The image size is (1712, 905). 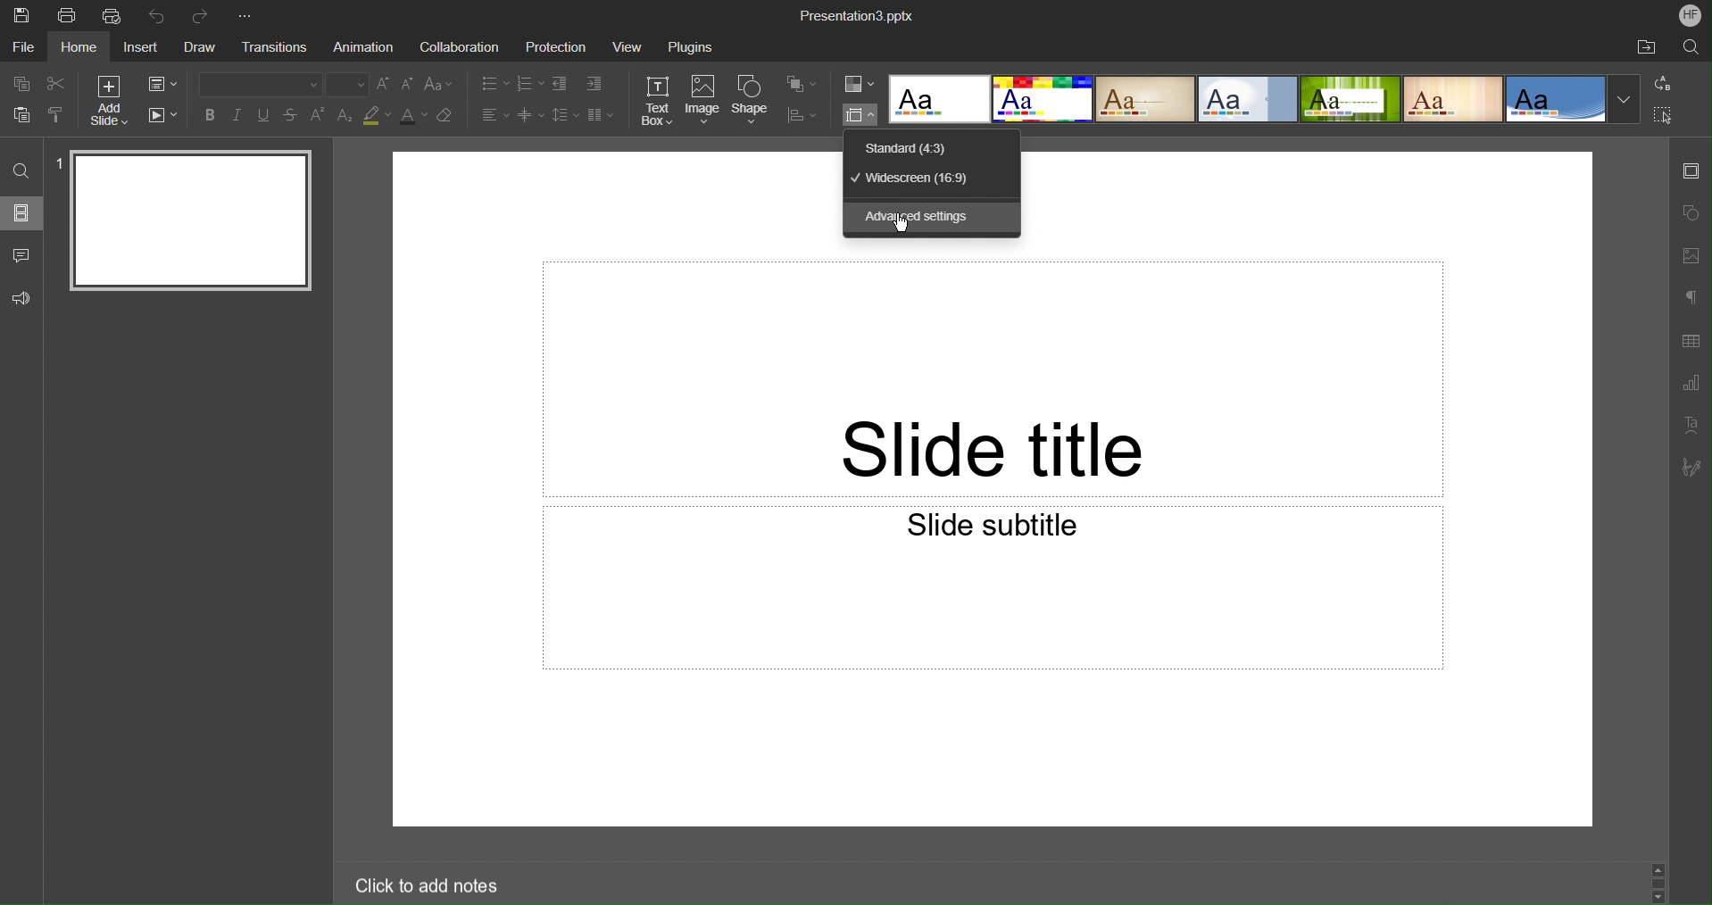 I want to click on Text Box, so click(x=657, y=101).